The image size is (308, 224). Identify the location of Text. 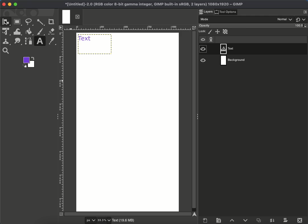
(40, 42).